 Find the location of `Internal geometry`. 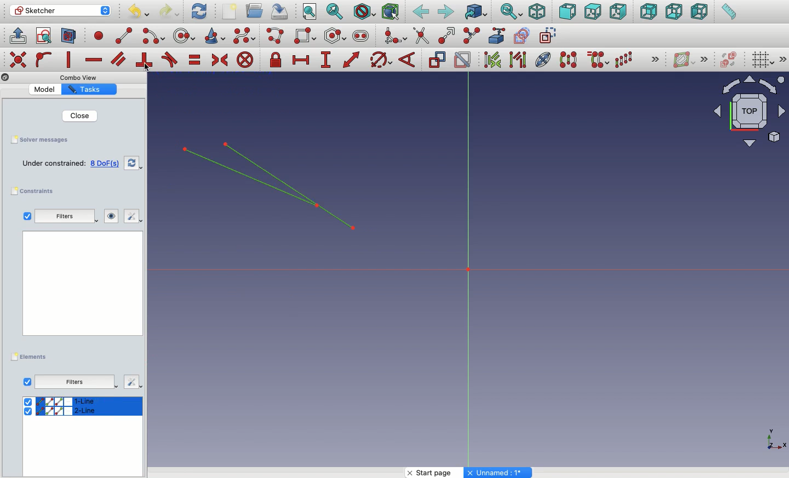

Internal geometry is located at coordinates (544, 59).